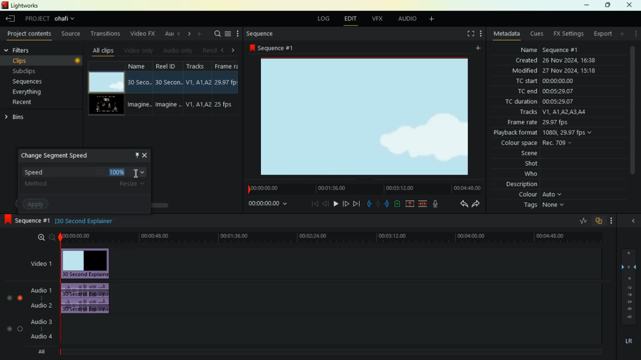 The image size is (641, 360). Describe the element at coordinates (38, 205) in the screenshot. I see `apply` at that location.